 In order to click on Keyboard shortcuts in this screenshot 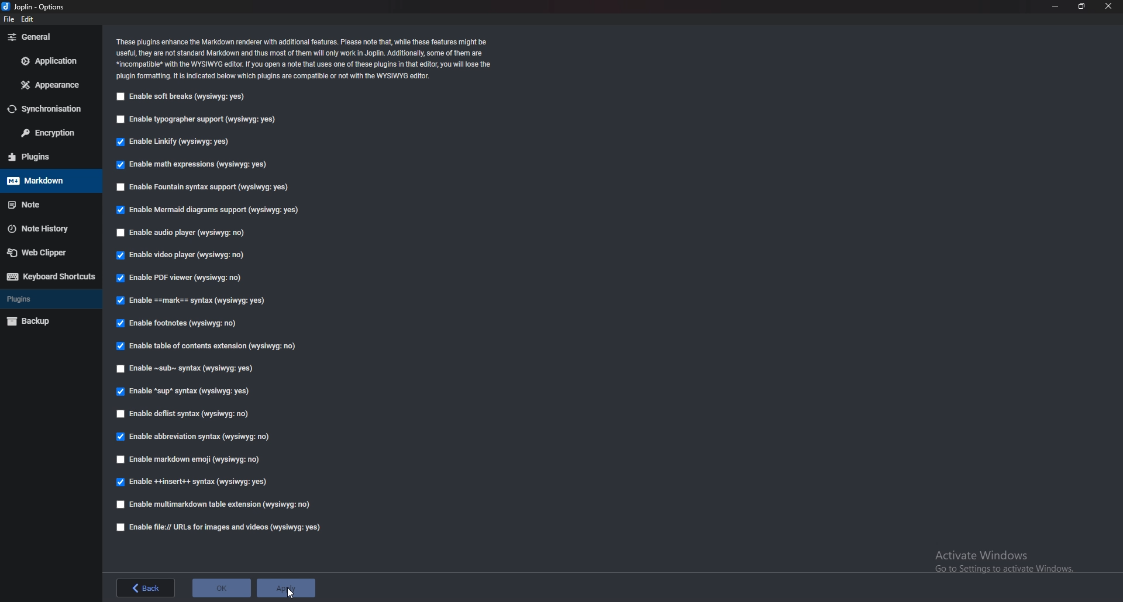, I will do `click(51, 276)`.